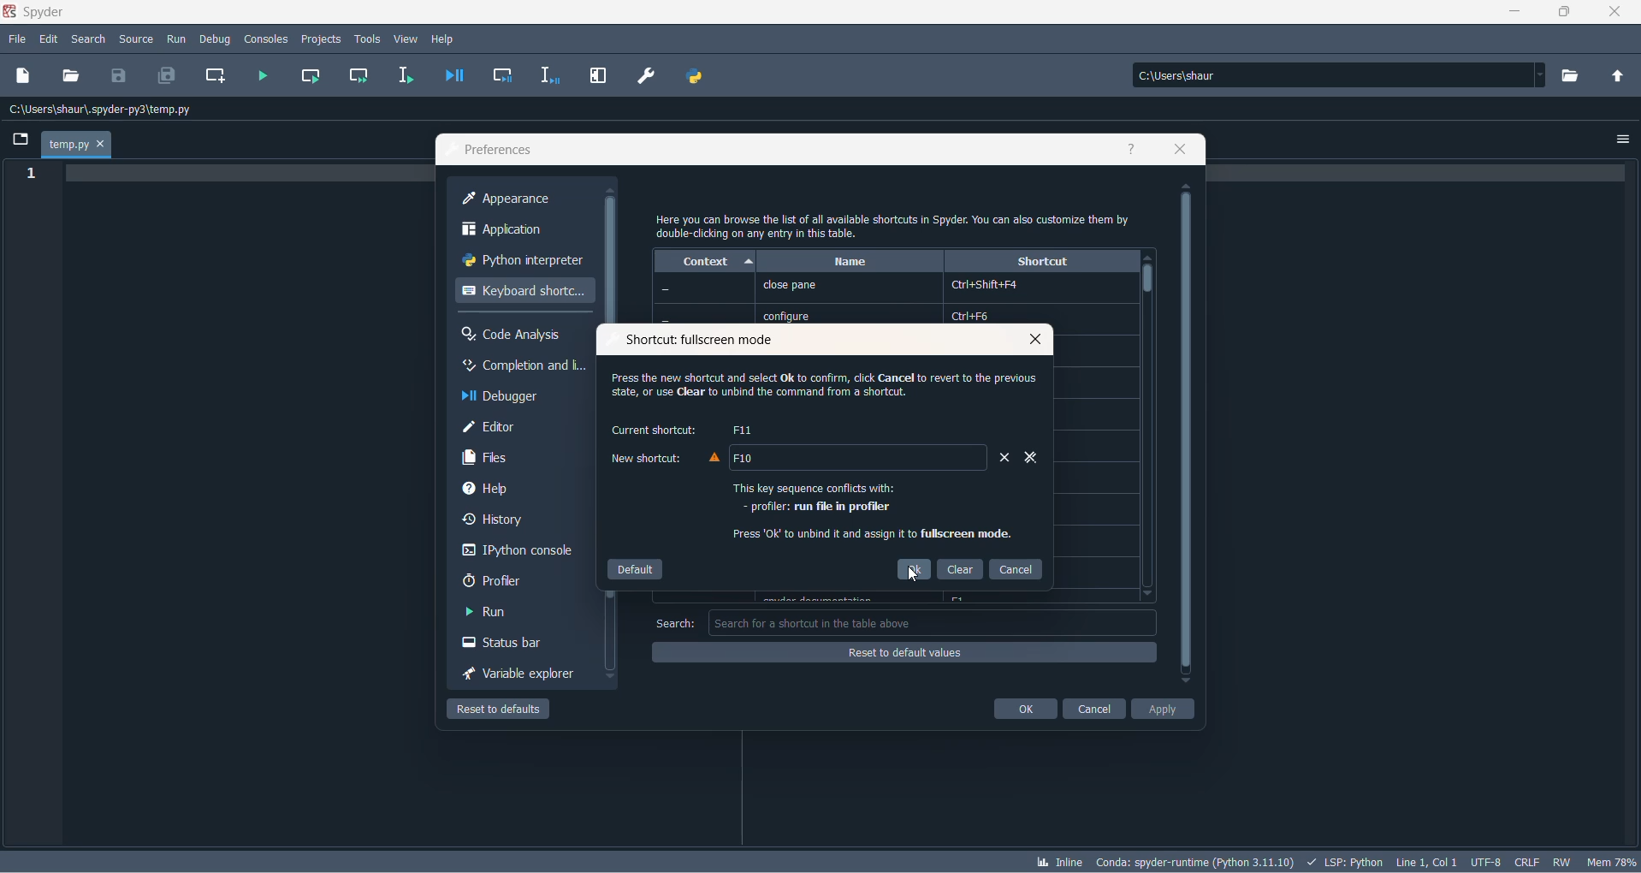 This screenshot has width=1641, height=873. What do you see at coordinates (1335, 75) in the screenshot?
I see `path` at bounding box center [1335, 75].